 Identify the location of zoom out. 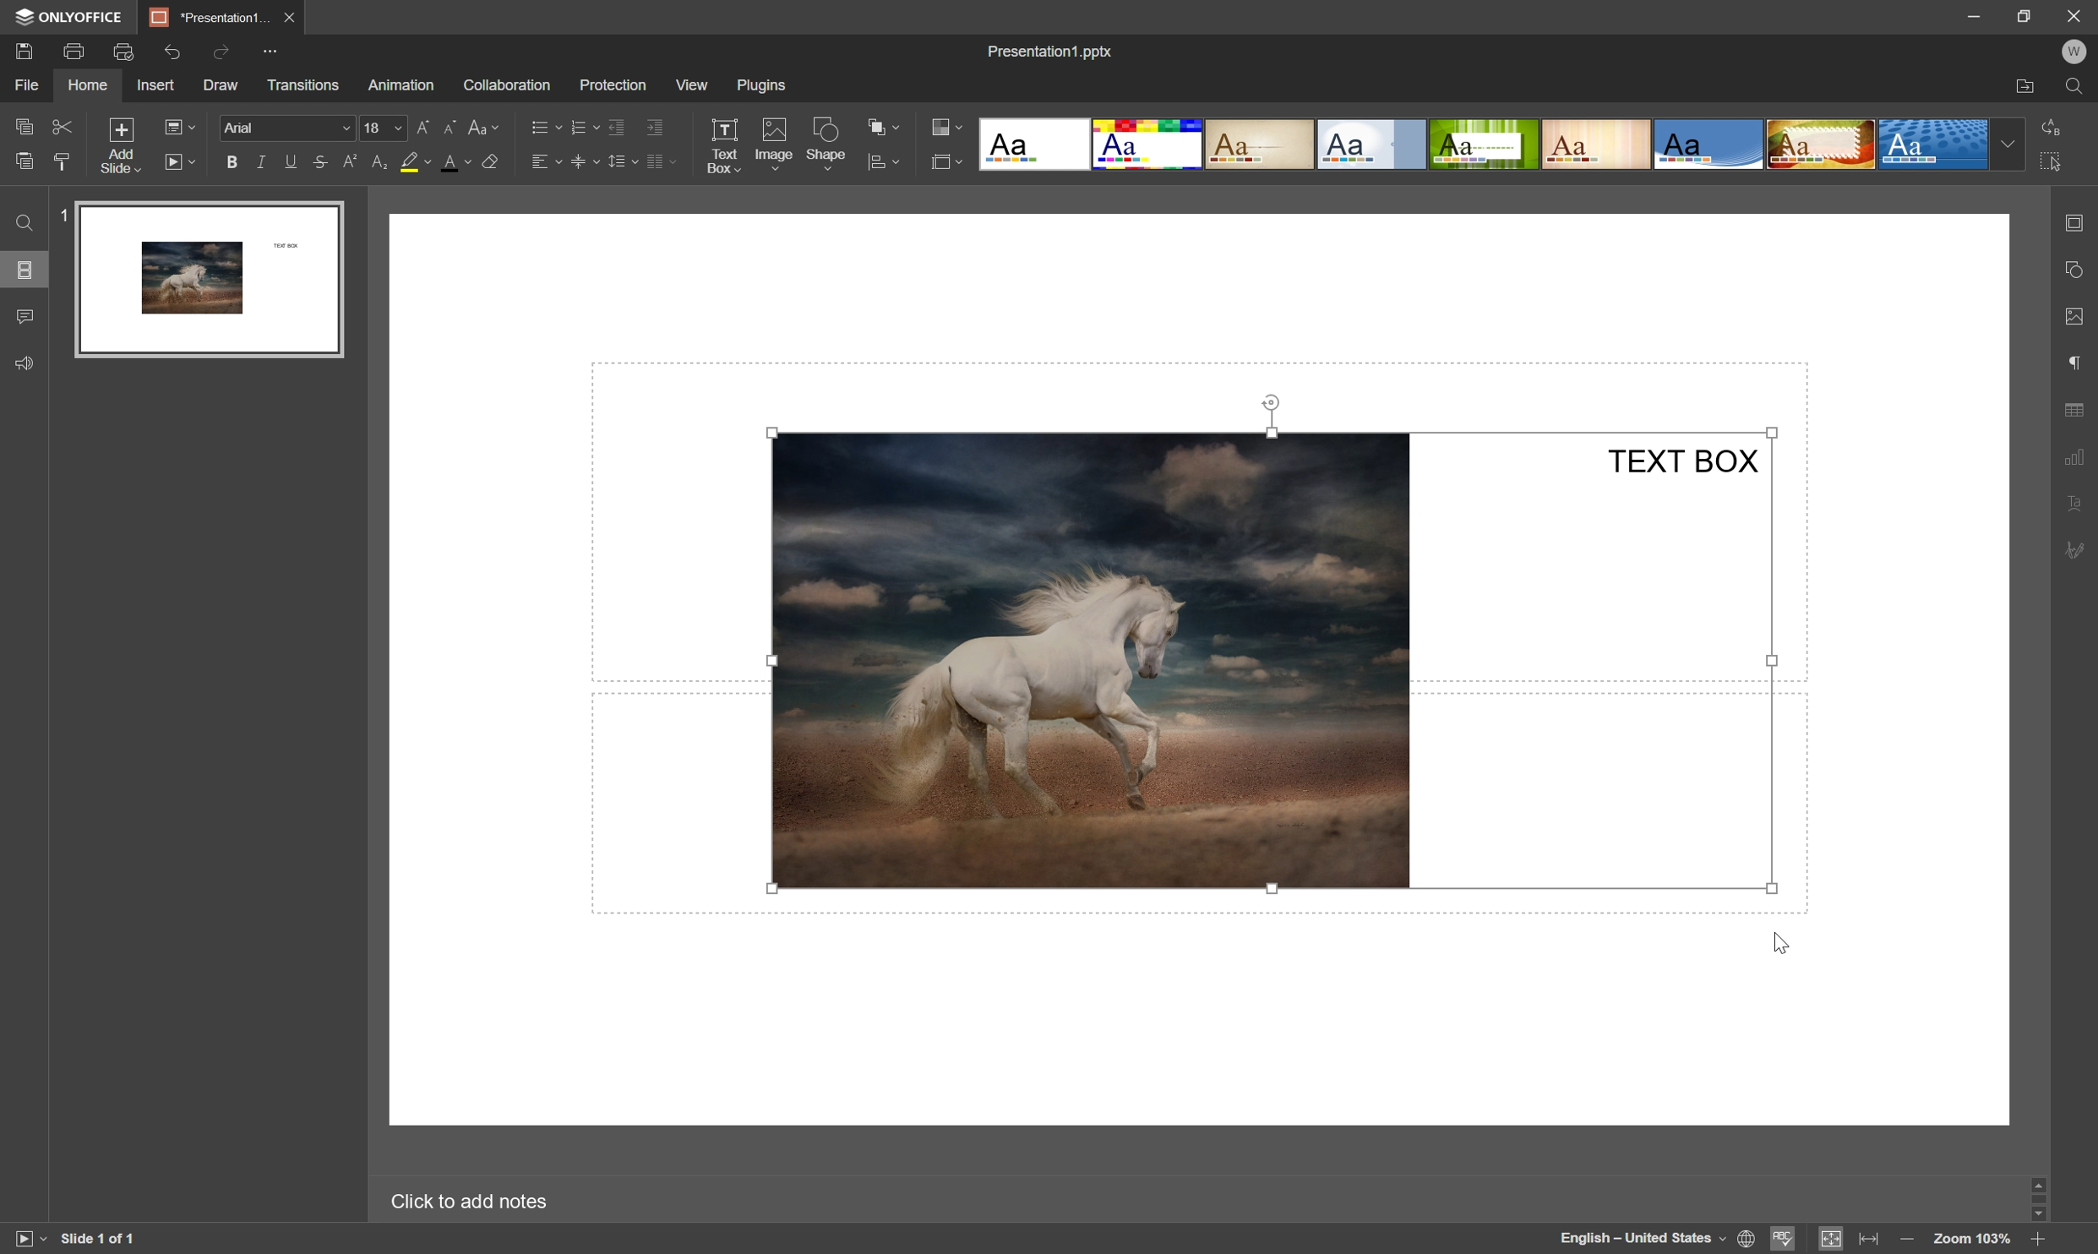
(1903, 1240).